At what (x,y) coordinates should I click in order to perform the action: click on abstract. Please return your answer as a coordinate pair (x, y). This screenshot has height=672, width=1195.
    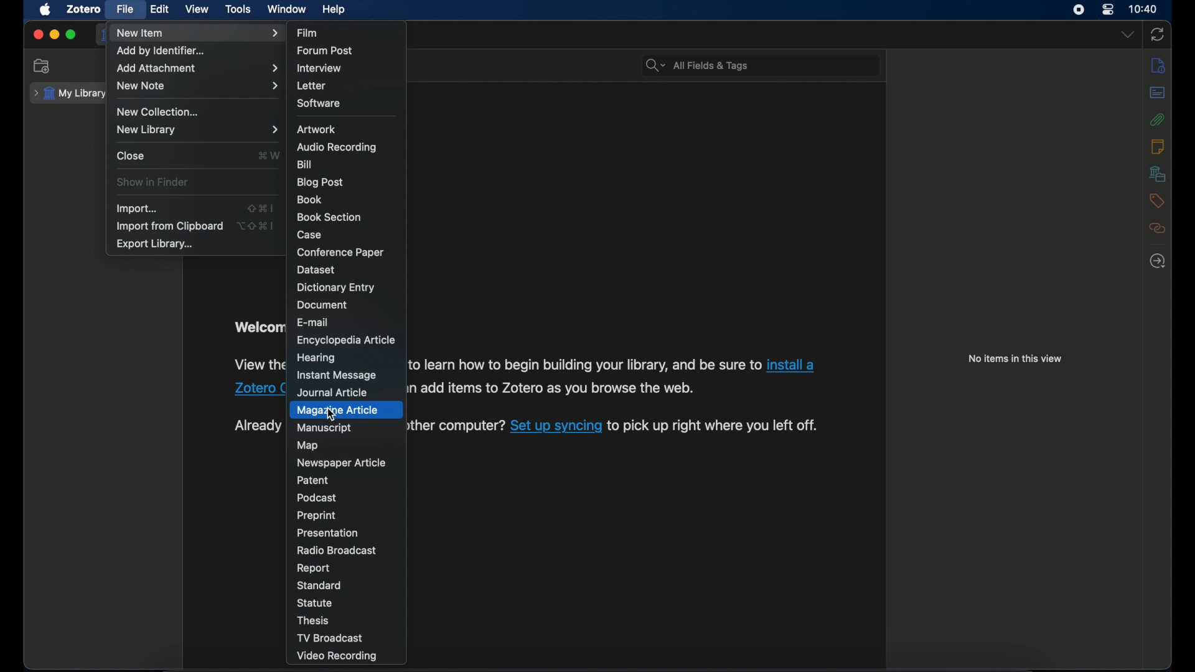
    Looking at the image, I should click on (1158, 93).